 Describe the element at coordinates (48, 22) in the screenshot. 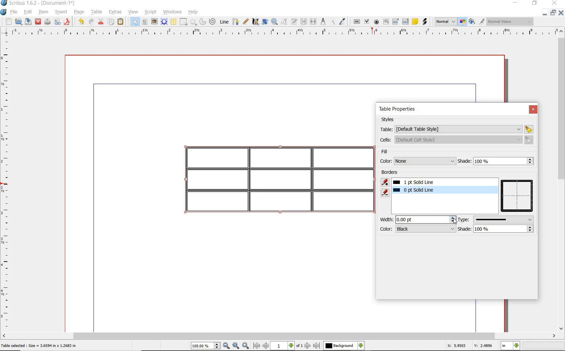

I see `print` at that location.